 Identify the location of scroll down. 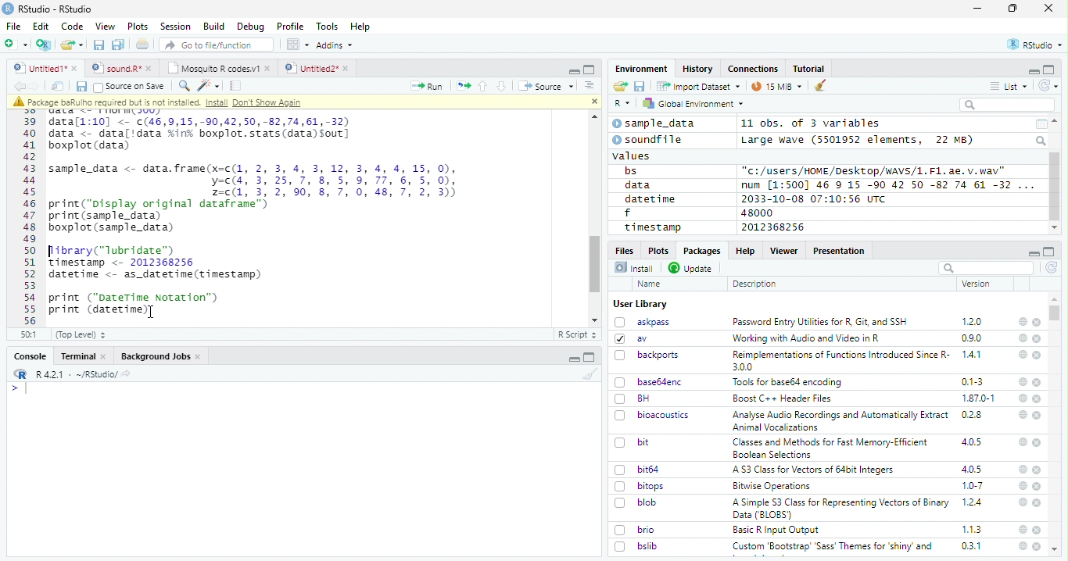
(596, 320).